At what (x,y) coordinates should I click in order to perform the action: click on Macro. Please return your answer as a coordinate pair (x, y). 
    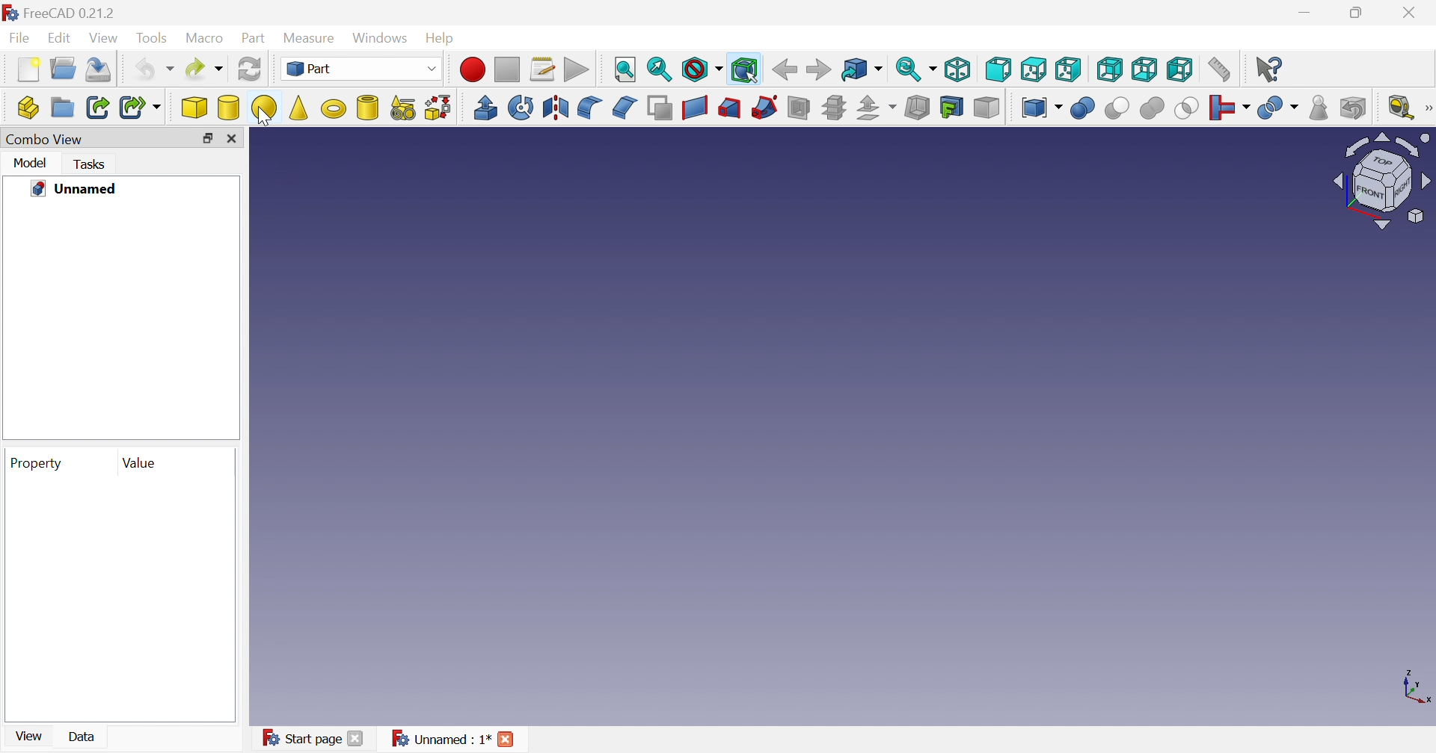
    Looking at the image, I should click on (205, 38).